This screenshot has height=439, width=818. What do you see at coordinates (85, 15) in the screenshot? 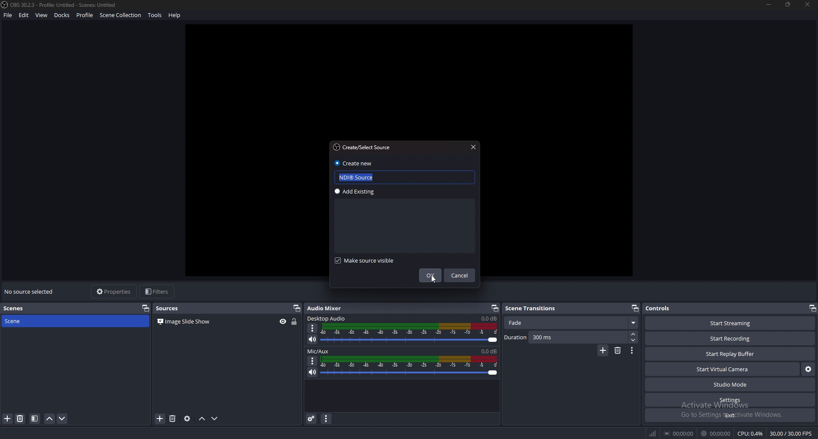
I see `profile` at bounding box center [85, 15].